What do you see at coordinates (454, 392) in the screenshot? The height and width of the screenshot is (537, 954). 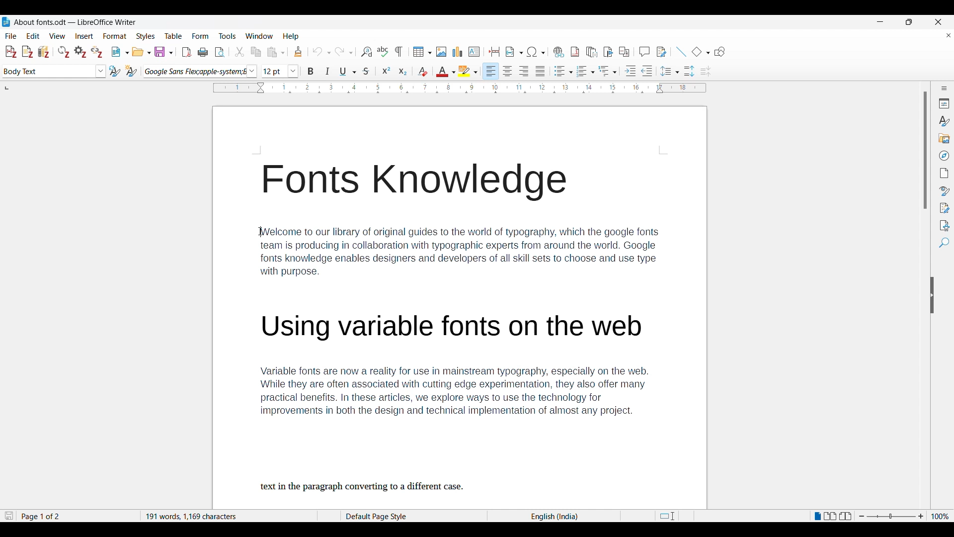 I see `Variable fonts description` at bounding box center [454, 392].